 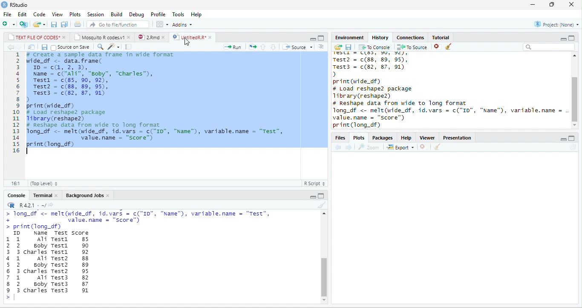 I want to click on Presentation, so click(x=457, y=138).